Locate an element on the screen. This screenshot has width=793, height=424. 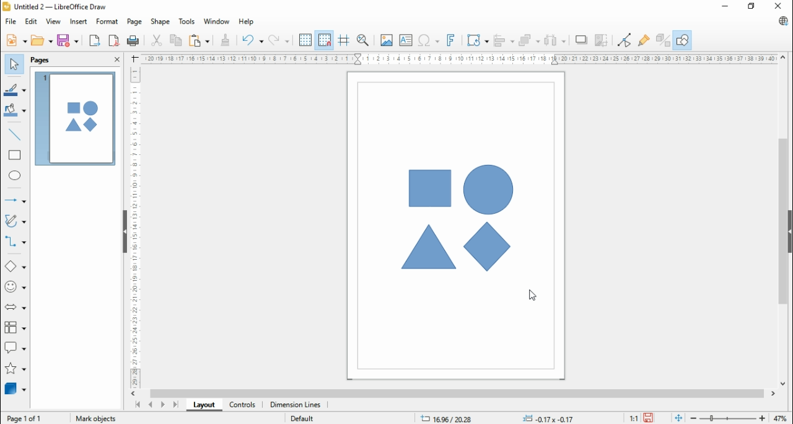
show grid is located at coordinates (305, 40).